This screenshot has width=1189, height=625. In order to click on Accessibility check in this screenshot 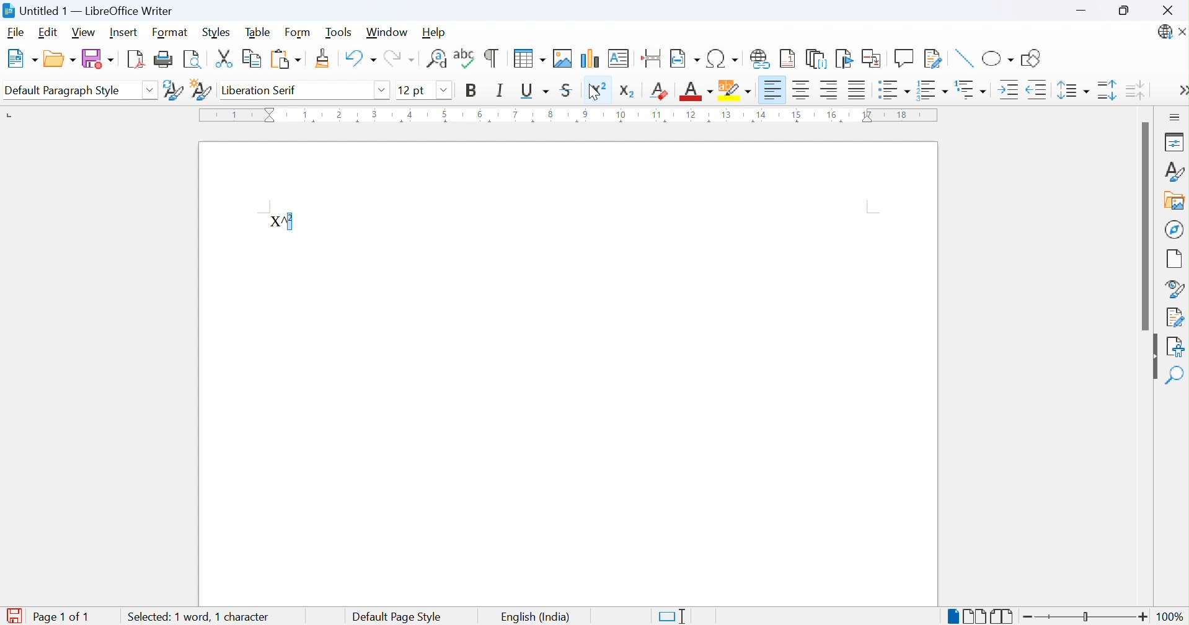, I will do `click(1175, 347)`.